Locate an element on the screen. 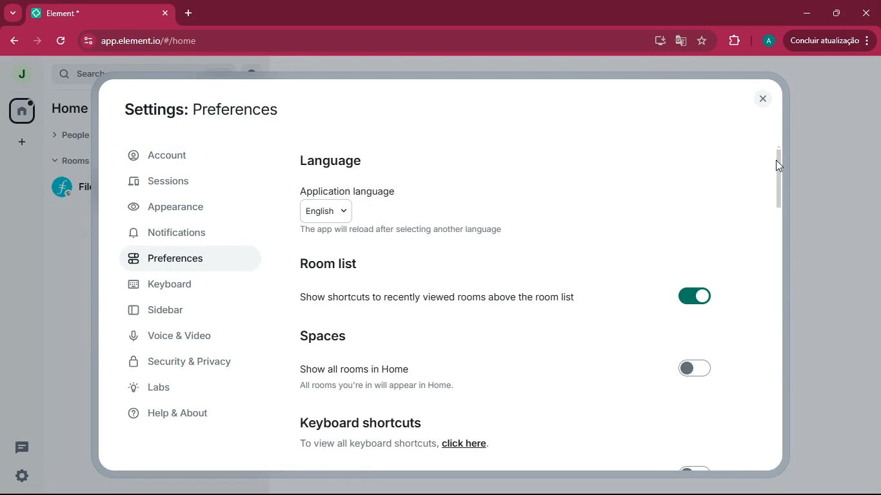  close is located at coordinates (866, 14).